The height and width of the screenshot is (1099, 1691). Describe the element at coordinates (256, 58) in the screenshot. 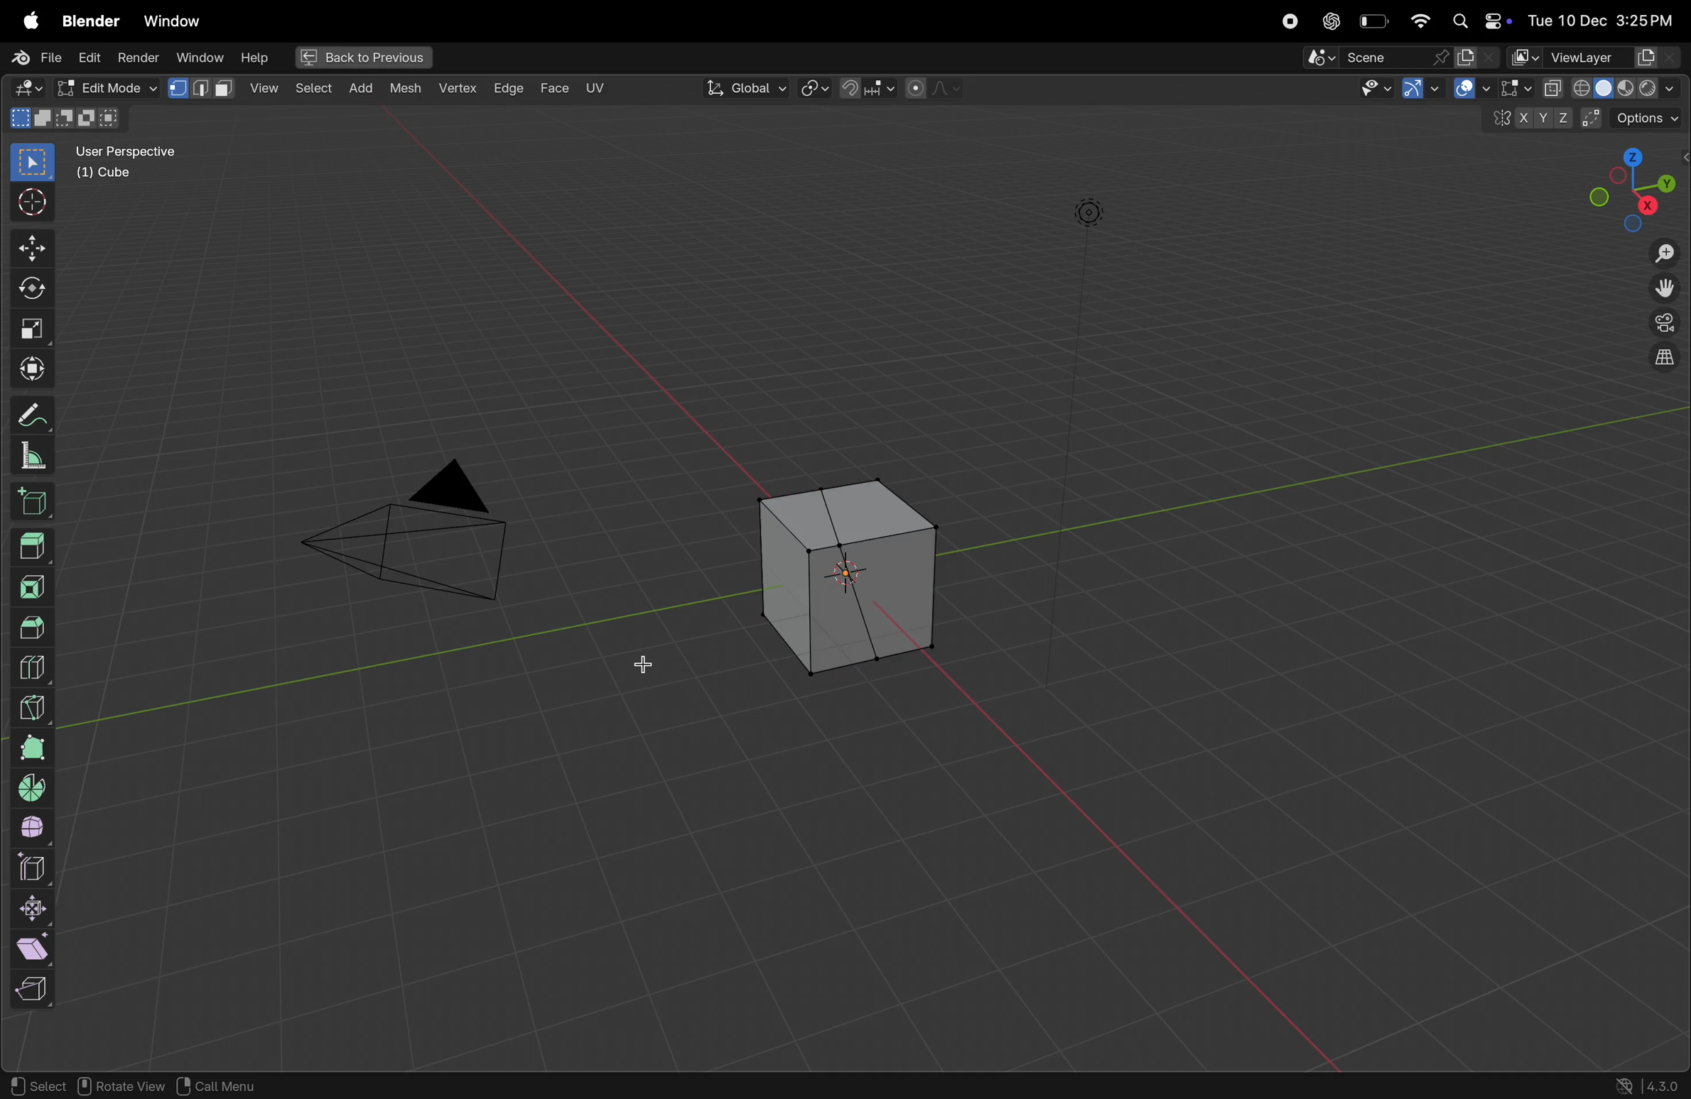

I see `Help` at that location.